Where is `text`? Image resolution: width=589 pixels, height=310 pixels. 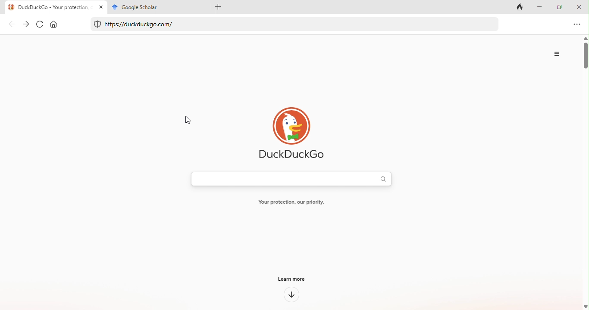 text is located at coordinates (291, 201).